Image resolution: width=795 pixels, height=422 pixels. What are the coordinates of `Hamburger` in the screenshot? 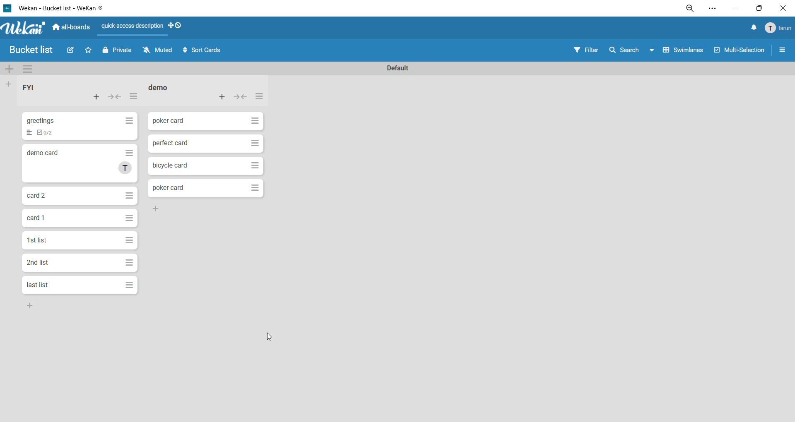 It's located at (129, 218).